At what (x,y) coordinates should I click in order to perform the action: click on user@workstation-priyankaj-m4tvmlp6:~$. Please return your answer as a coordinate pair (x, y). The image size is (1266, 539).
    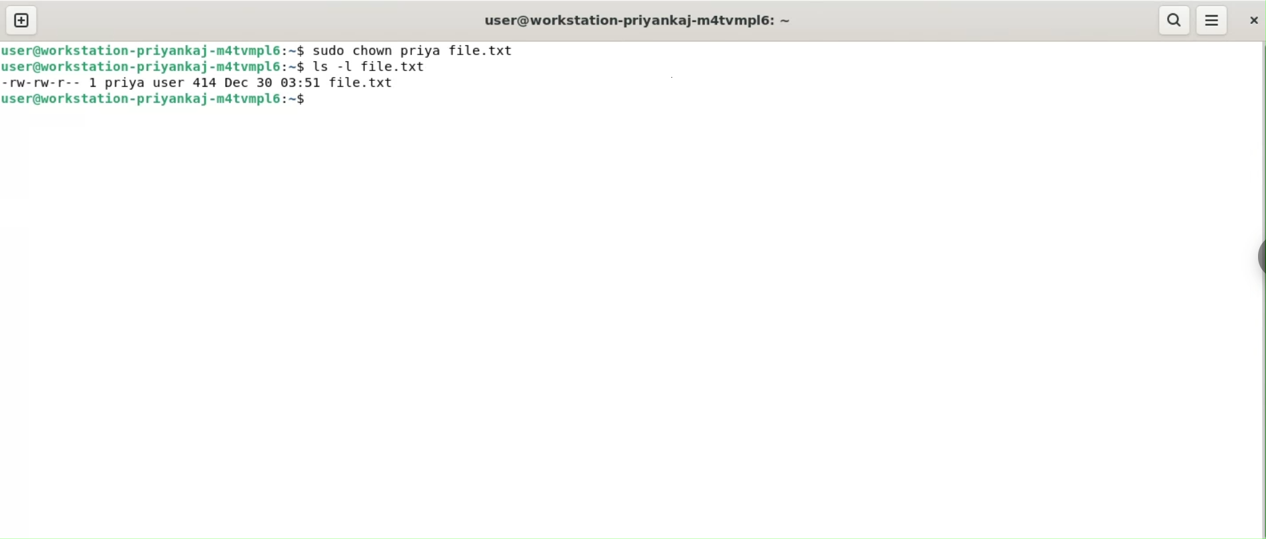
    Looking at the image, I should click on (155, 49).